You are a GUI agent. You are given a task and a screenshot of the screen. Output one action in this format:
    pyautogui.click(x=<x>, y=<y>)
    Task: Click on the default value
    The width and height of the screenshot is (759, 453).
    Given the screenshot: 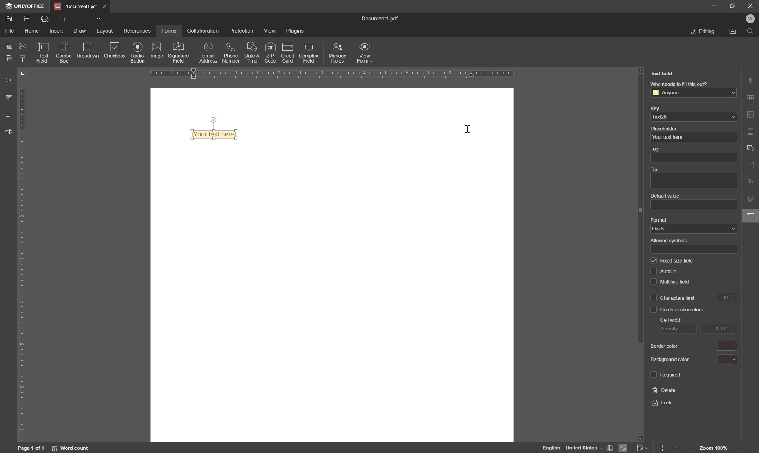 What is the action you would take?
    pyautogui.click(x=666, y=195)
    